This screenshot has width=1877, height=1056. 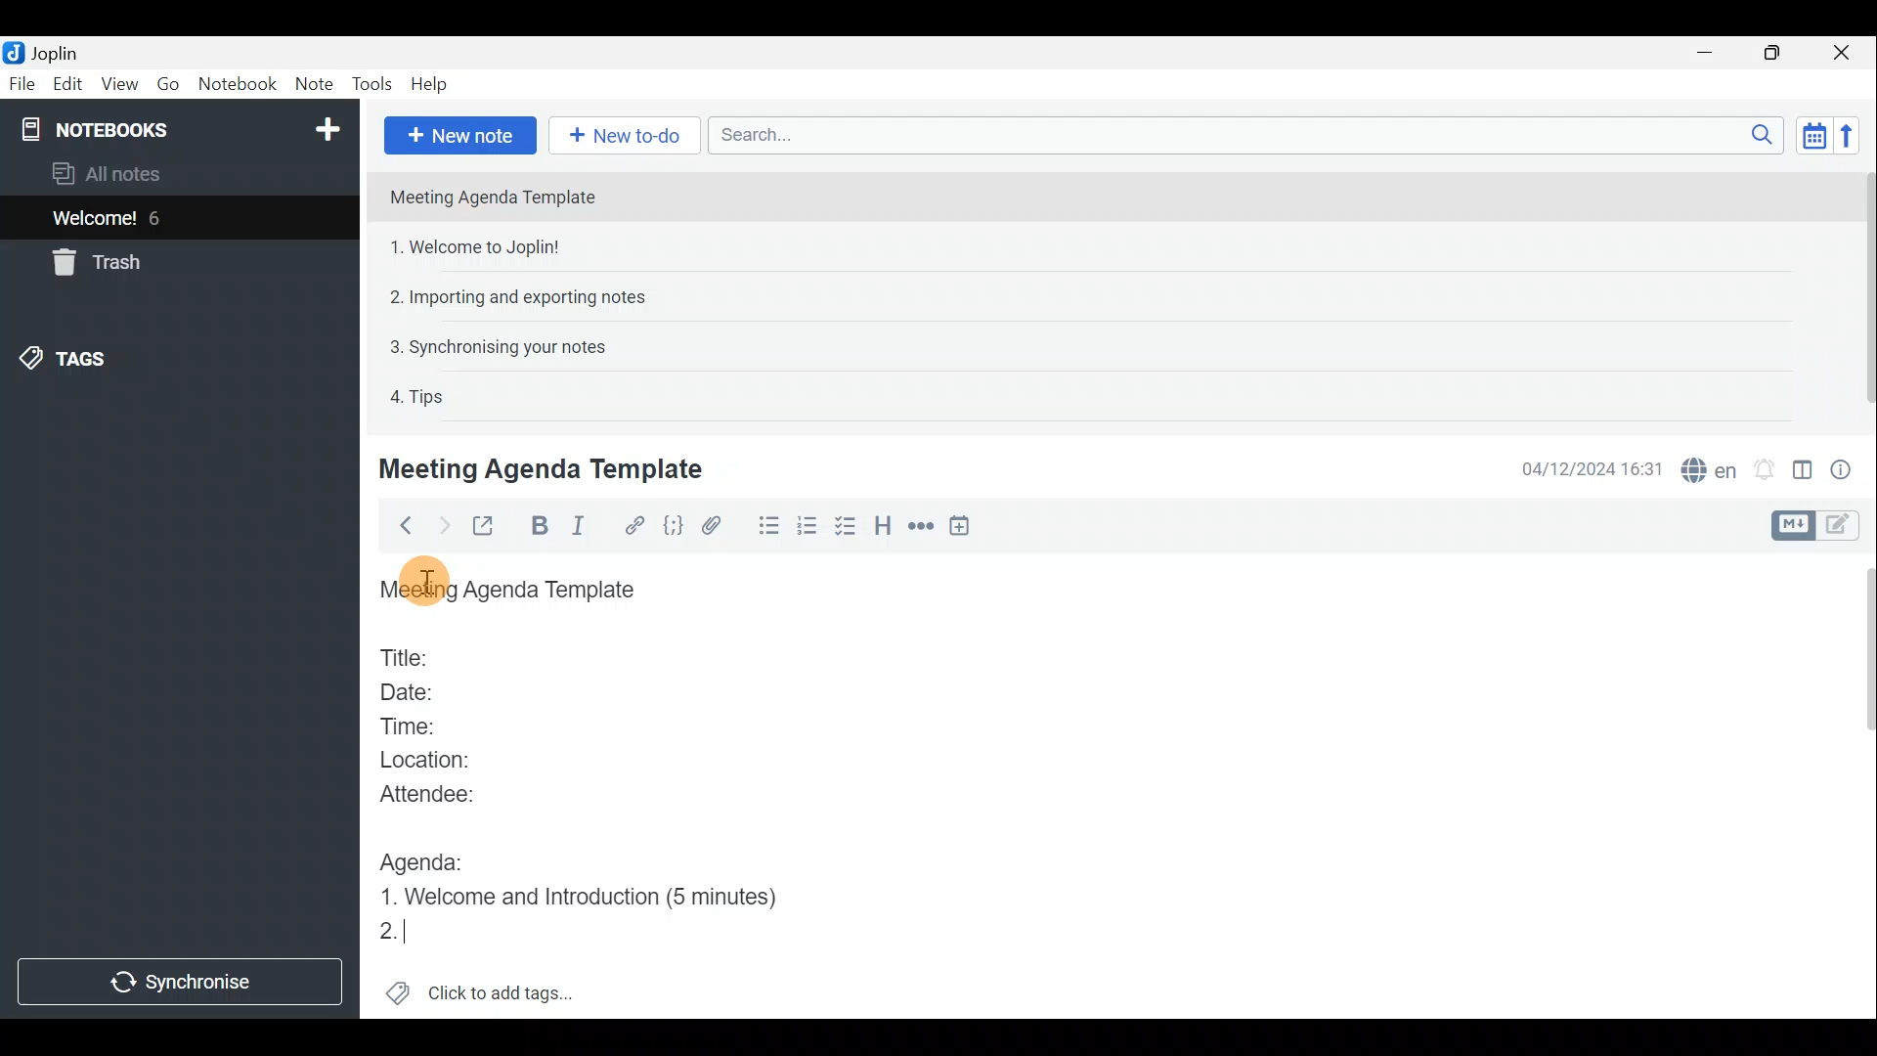 I want to click on Hyperlink, so click(x=636, y=525).